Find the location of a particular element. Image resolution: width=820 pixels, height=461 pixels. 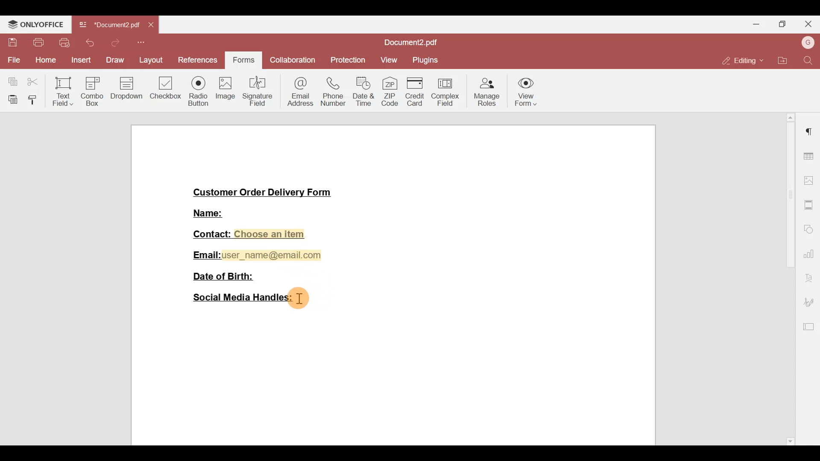

Copy is located at coordinates (9, 80).